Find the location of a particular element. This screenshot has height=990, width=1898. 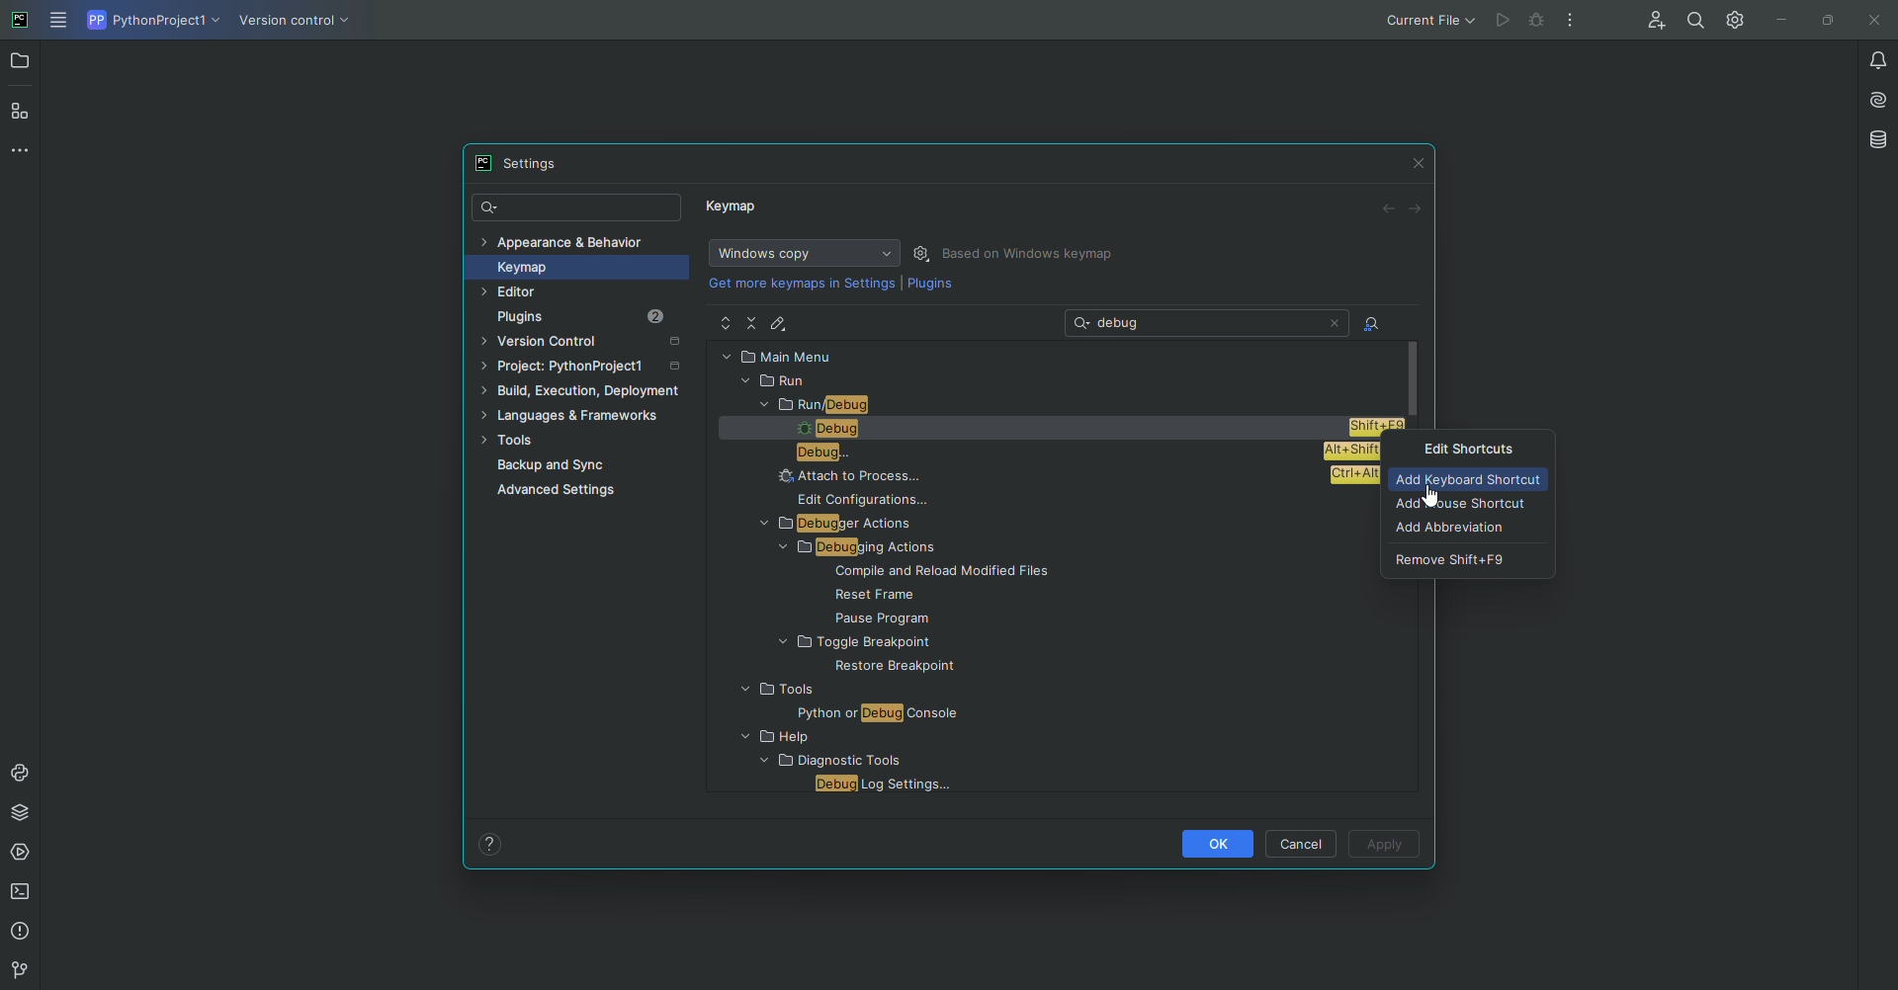

FOLDER NAME is located at coordinates (826, 691).